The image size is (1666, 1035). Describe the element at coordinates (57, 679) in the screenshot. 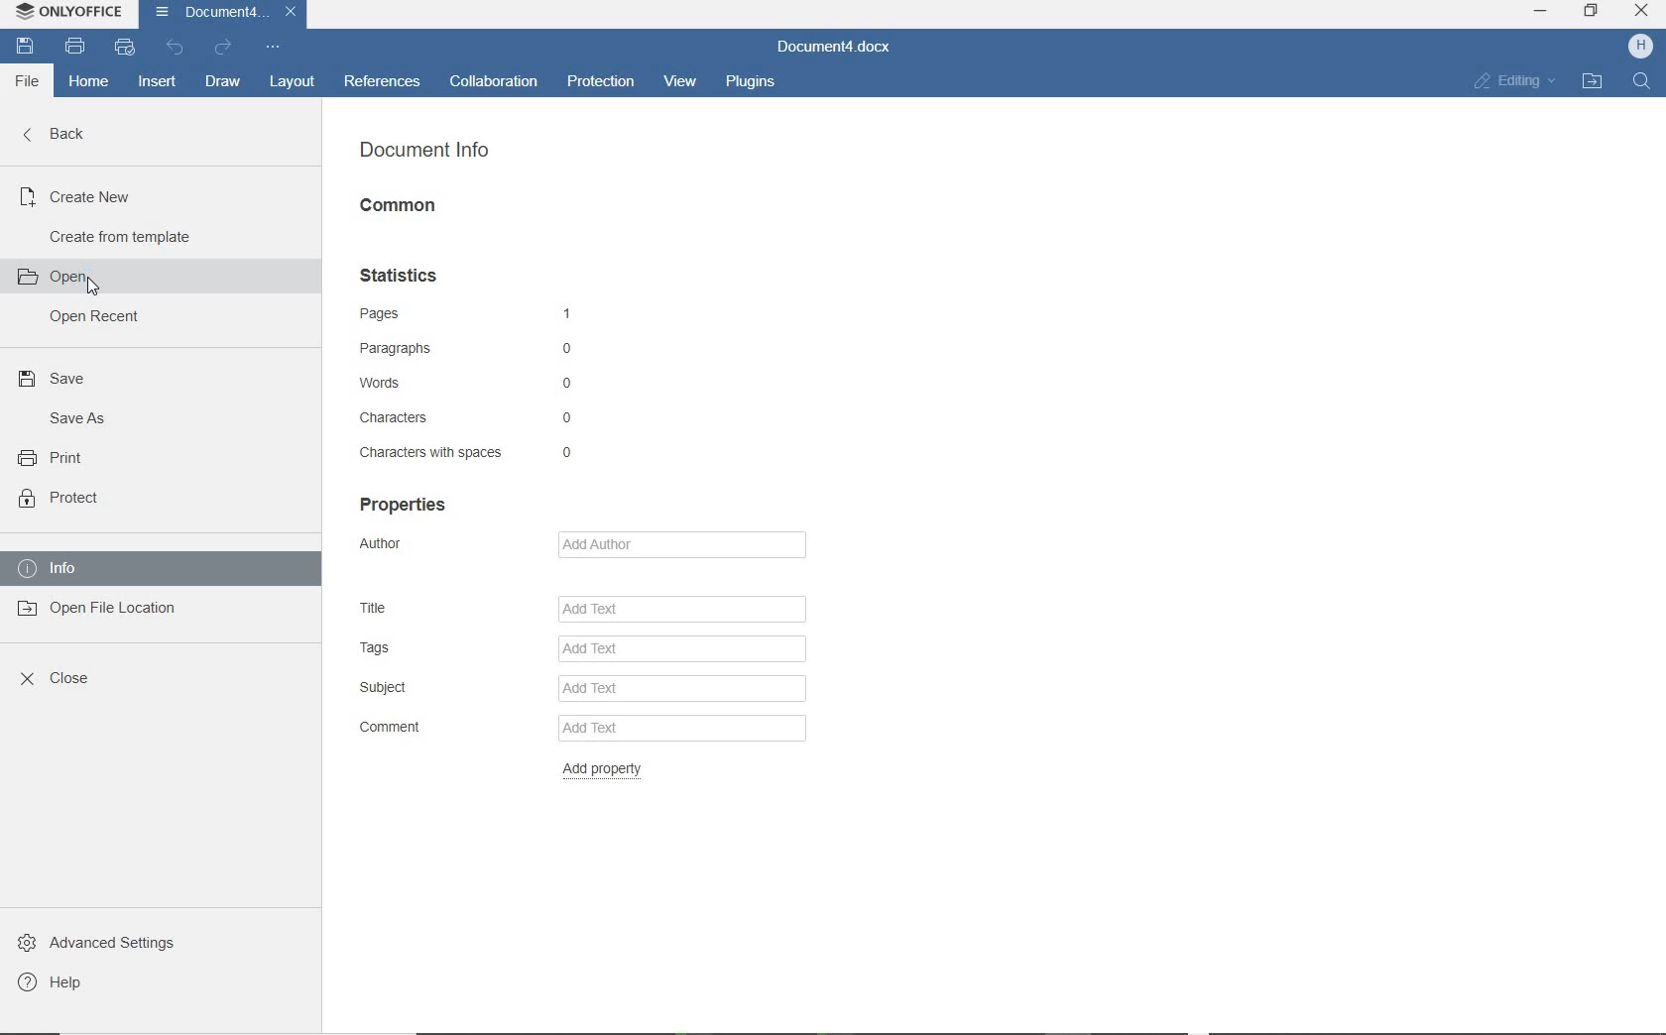

I see `close` at that location.